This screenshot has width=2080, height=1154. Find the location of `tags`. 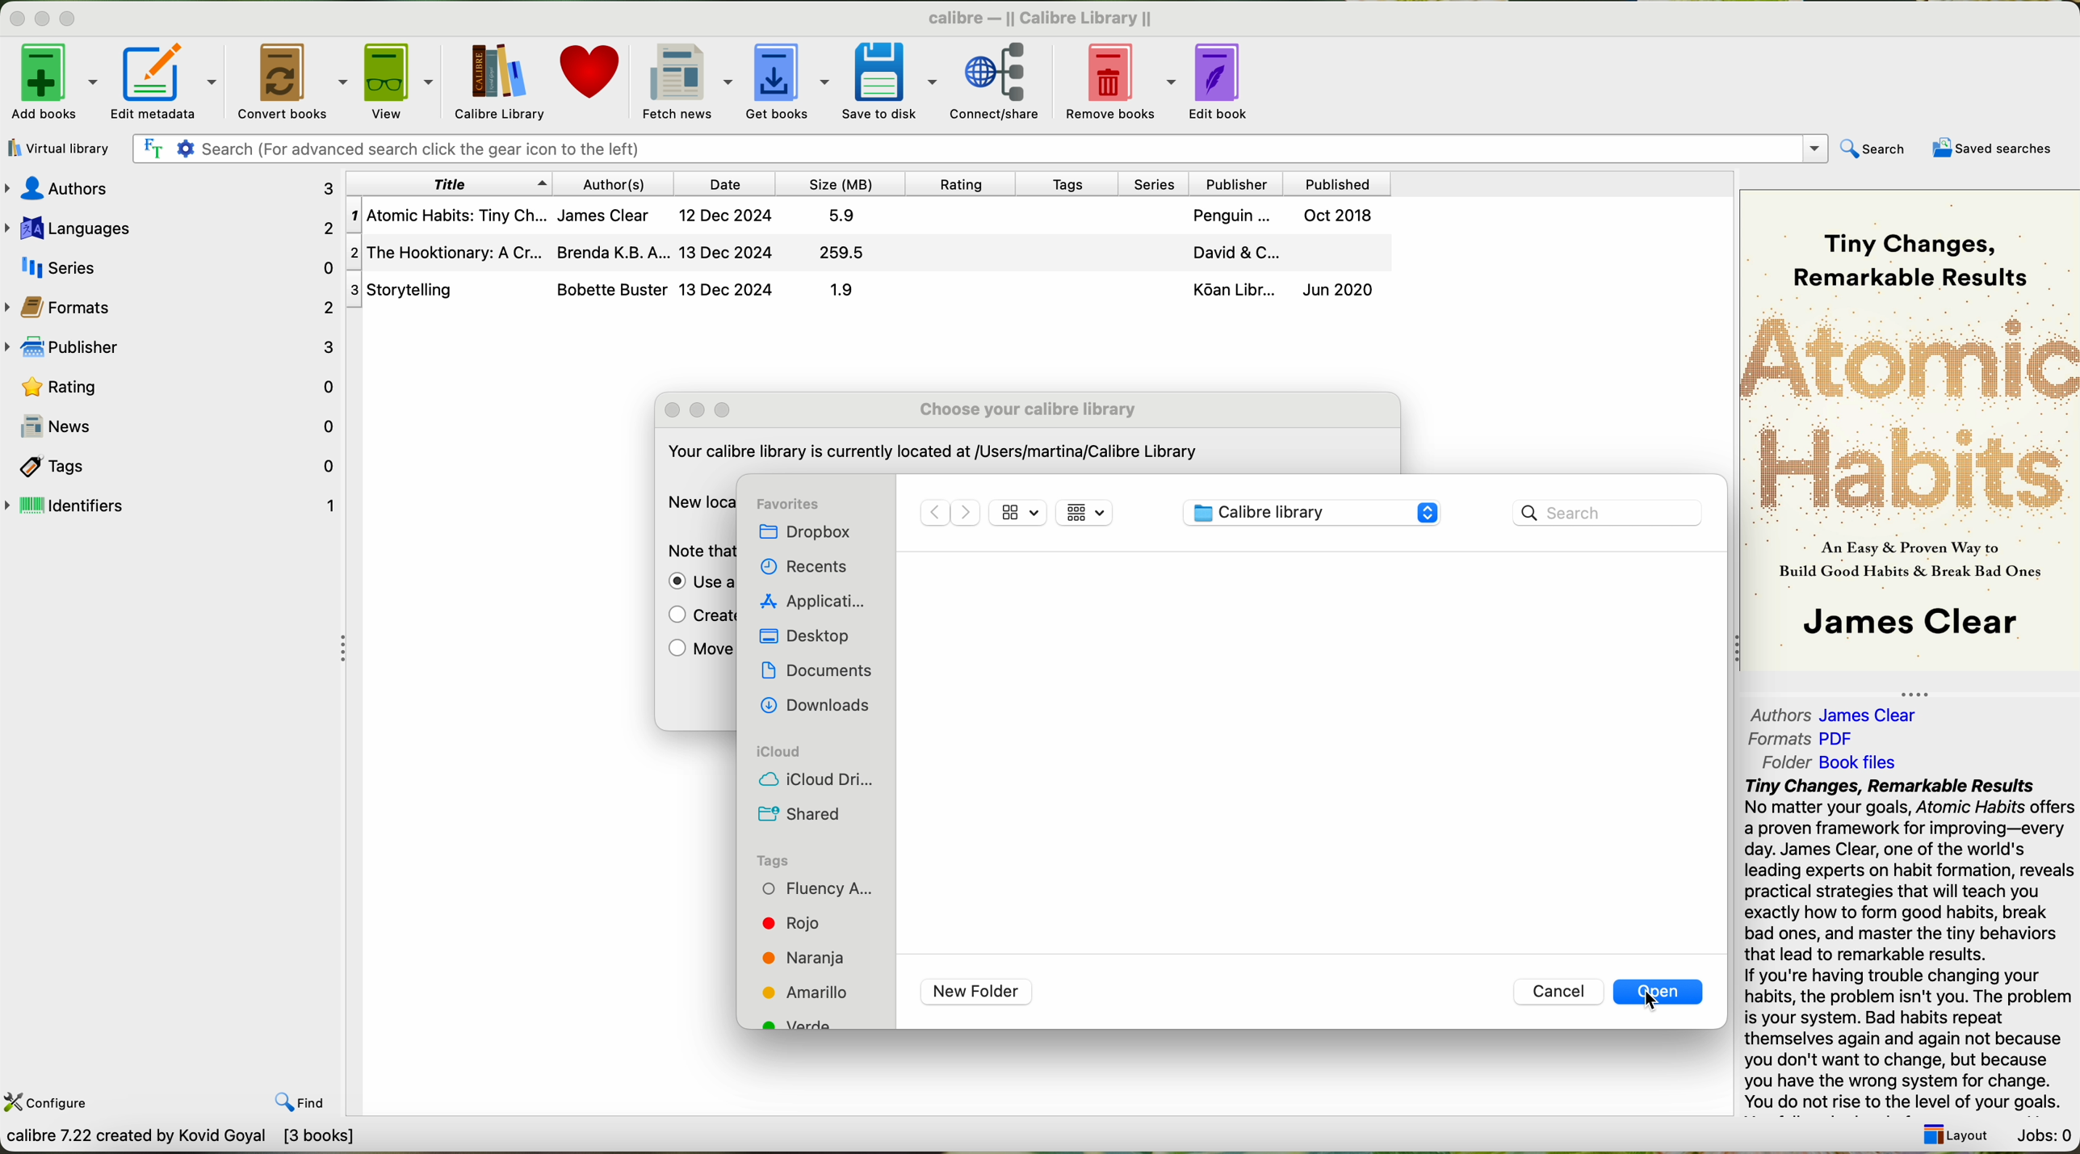

tags is located at coordinates (821, 860).